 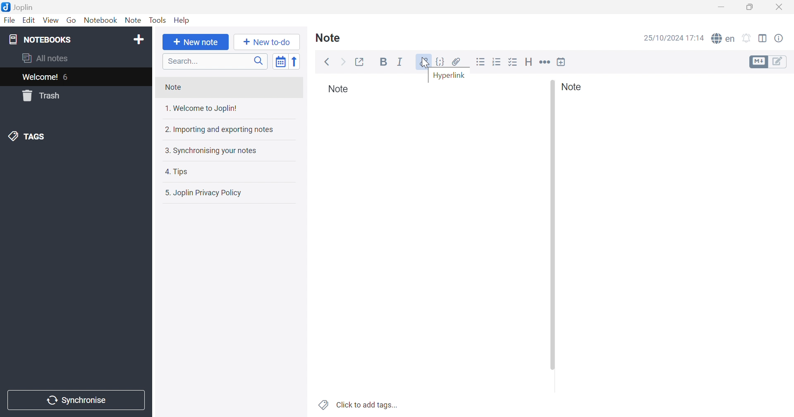 I want to click on Notebooks, so click(x=65, y=39).